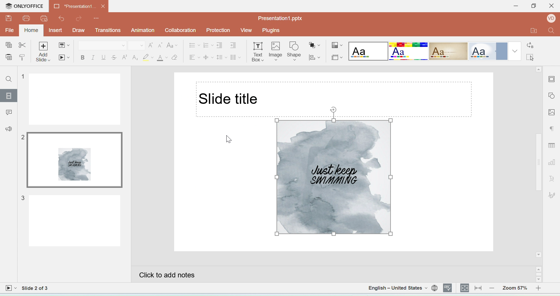 This screenshot has height=296, width=560. What do you see at coordinates (8, 58) in the screenshot?
I see `Paste` at bounding box center [8, 58].